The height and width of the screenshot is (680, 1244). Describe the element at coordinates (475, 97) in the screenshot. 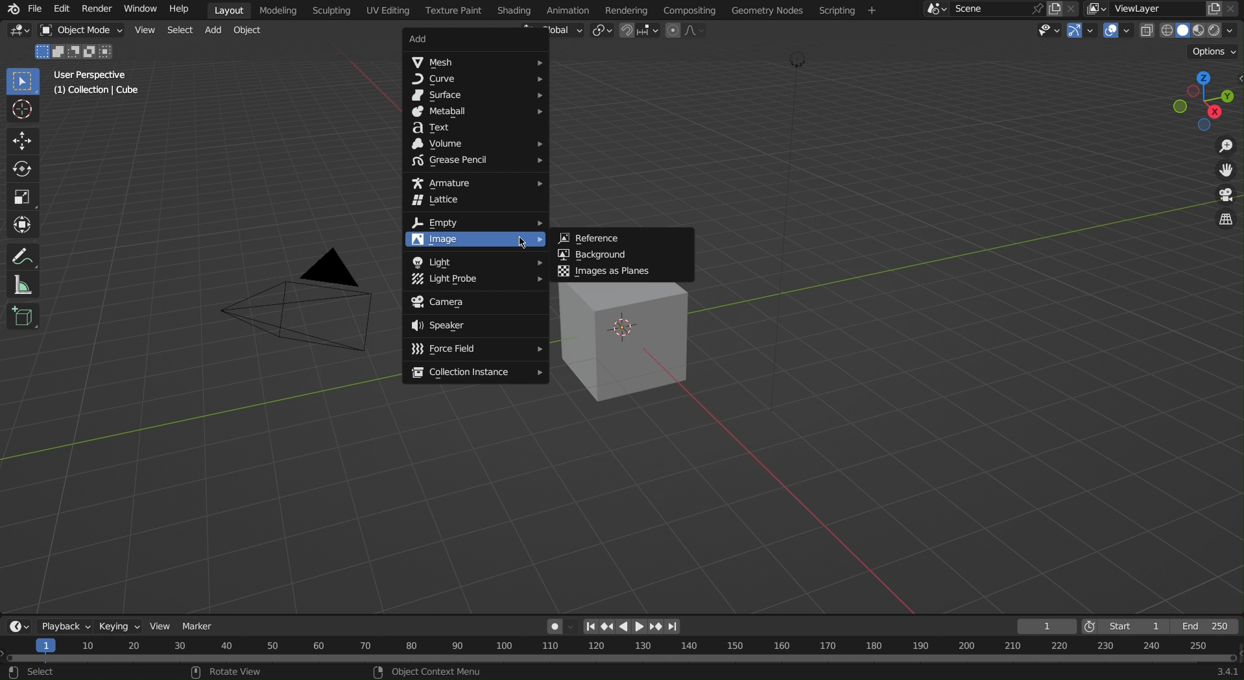

I see `Surface` at that location.